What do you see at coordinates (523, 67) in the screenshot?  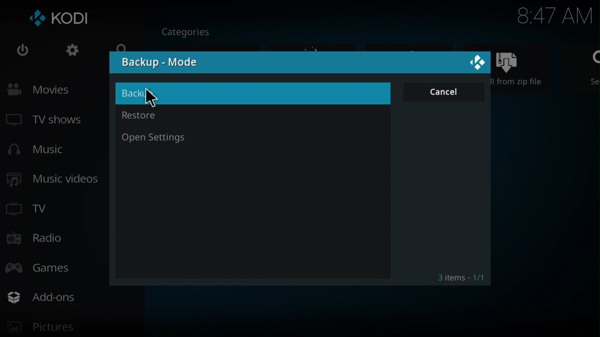 I see `Install from zip file` at bounding box center [523, 67].